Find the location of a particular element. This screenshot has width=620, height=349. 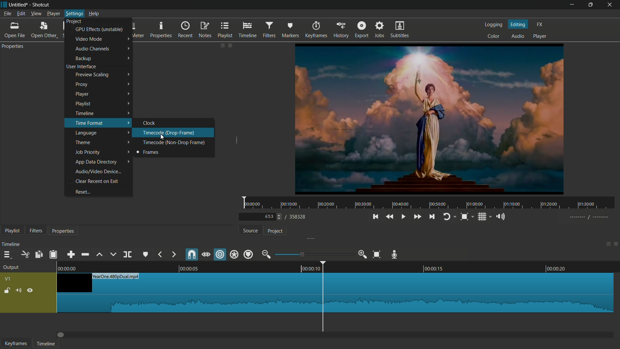

close properties is located at coordinates (230, 45).